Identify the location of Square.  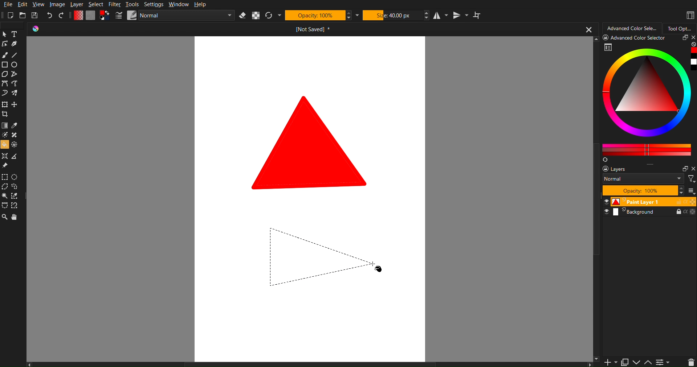
(4, 65).